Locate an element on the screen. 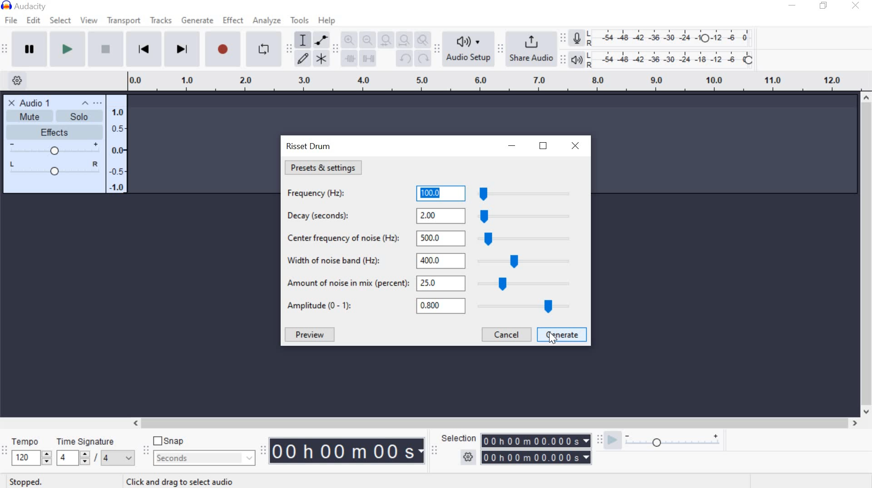 The image size is (872, 488). Playback meter toolbar is located at coordinates (562, 60).